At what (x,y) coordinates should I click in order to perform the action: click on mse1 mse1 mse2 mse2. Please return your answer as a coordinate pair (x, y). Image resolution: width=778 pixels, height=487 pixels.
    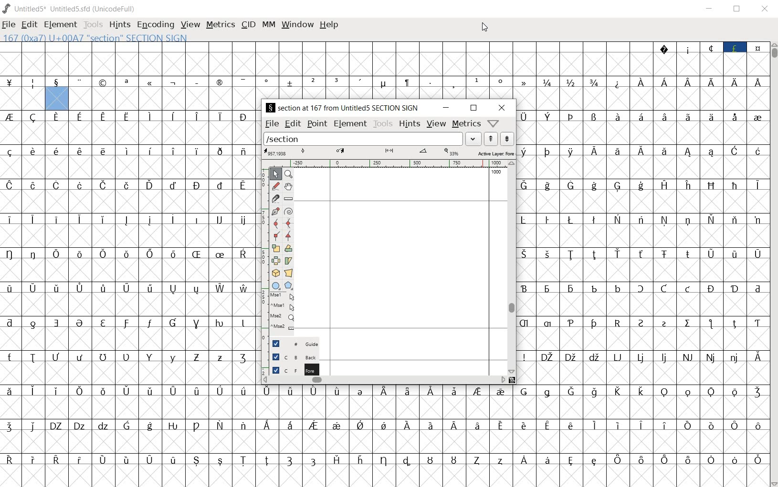
    Looking at the image, I should click on (284, 314).